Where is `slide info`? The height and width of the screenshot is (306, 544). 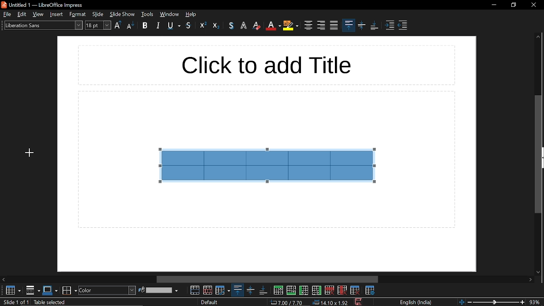 slide info is located at coordinates (77, 302).